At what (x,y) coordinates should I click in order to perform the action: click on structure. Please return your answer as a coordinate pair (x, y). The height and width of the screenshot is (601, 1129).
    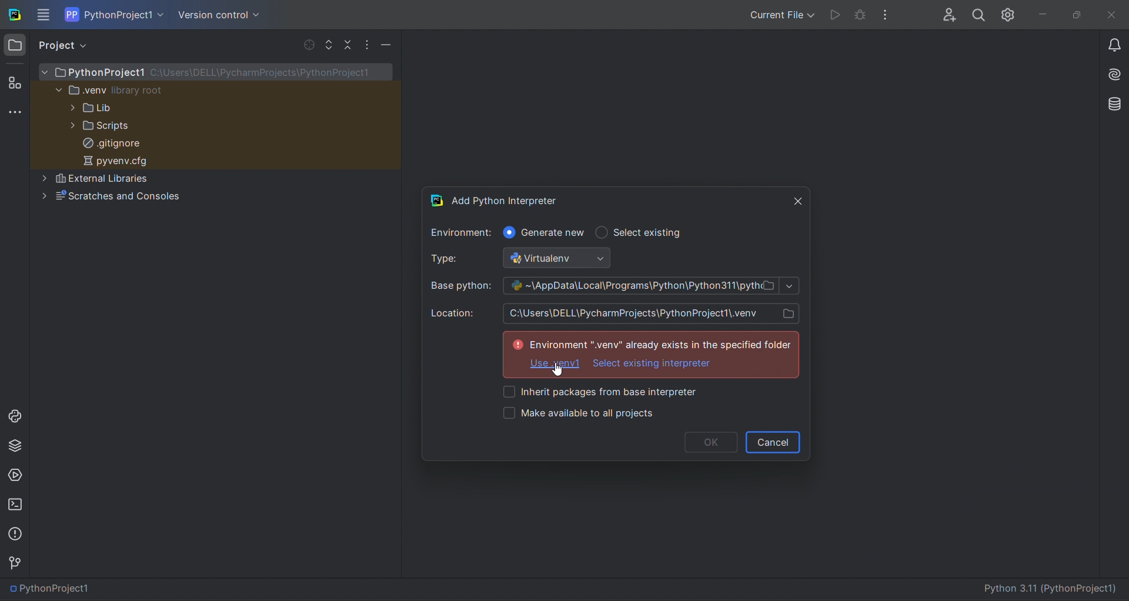
    Looking at the image, I should click on (14, 81).